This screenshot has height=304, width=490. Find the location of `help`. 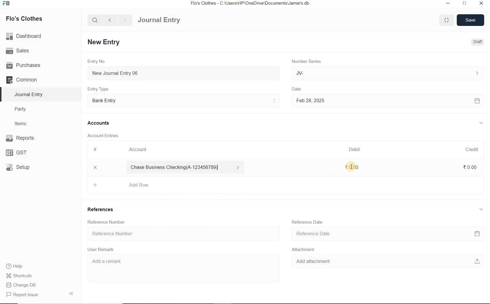

help is located at coordinates (15, 266).